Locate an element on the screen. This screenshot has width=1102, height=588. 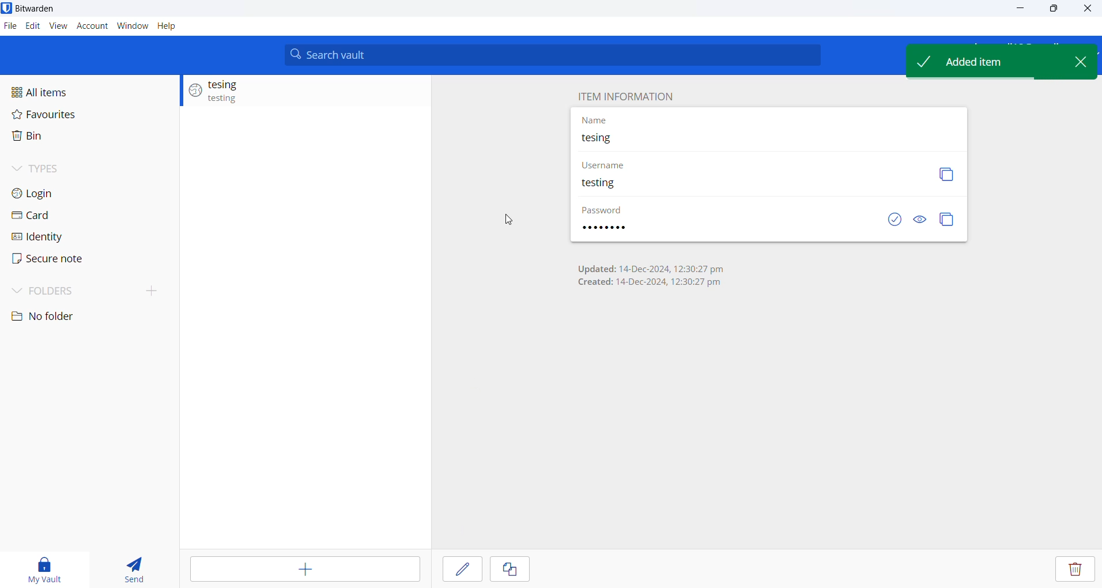
ENTERED PASSWORD is located at coordinates (614, 231).